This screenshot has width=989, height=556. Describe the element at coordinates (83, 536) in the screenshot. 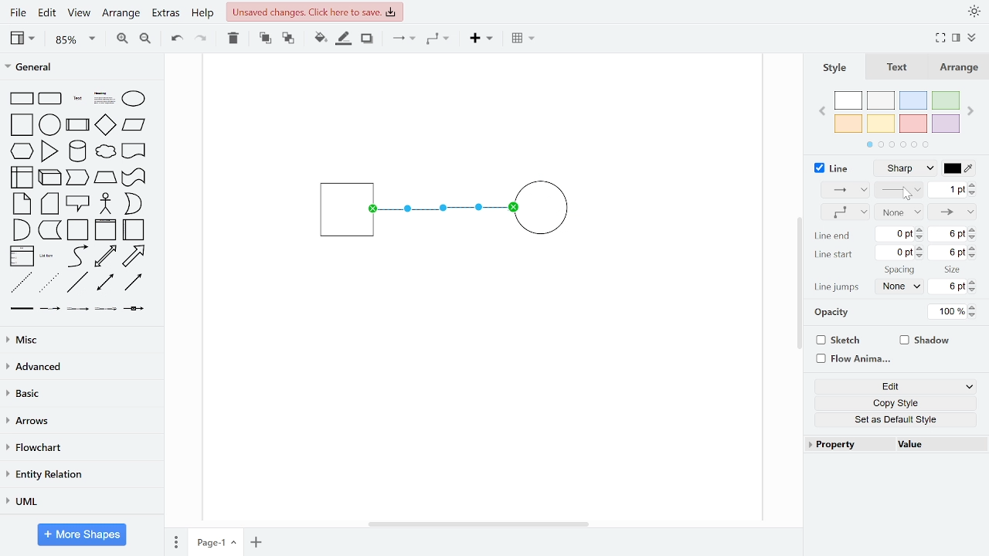

I see `more shapes` at that location.